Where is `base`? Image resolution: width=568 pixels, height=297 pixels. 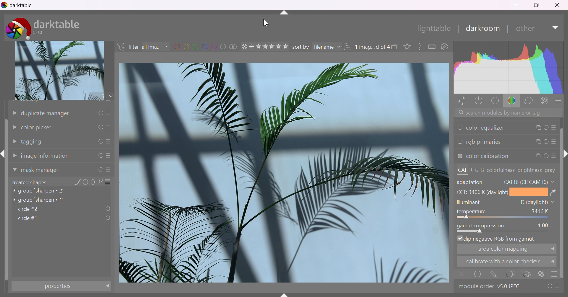
base is located at coordinates (496, 101).